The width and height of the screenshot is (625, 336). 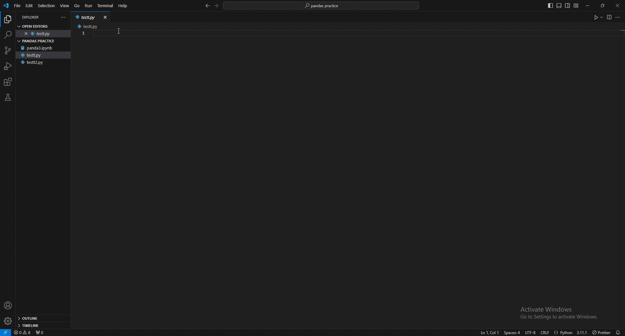 What do you see at coordinates (7, 50) in the screenshot?
I see `source control` at bounding box center [7, 50].